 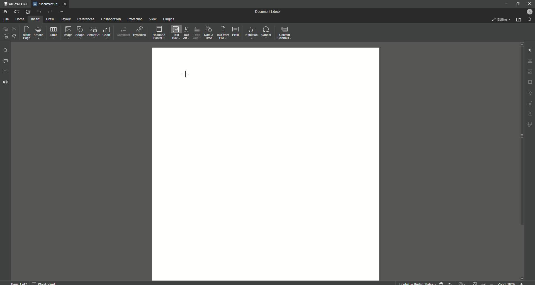 I want to click on Text Box, so click(x=174, y=33).